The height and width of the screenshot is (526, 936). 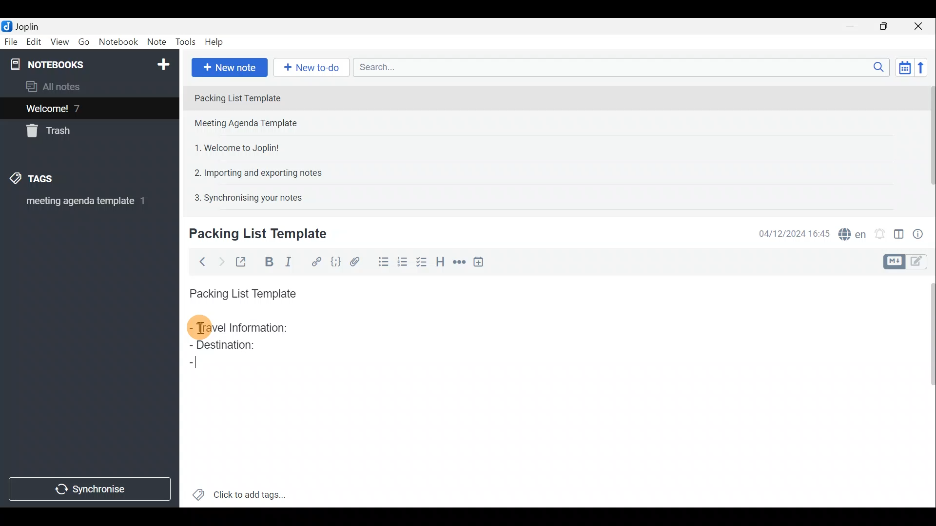 I want to click on Note 3, so click(x=233, y=147).